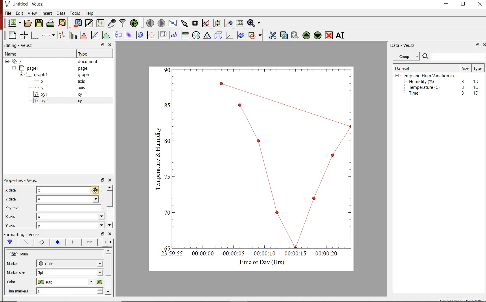 The width and height of the screenshot is (486, 302). I want to click on text label, so click(175, 35).